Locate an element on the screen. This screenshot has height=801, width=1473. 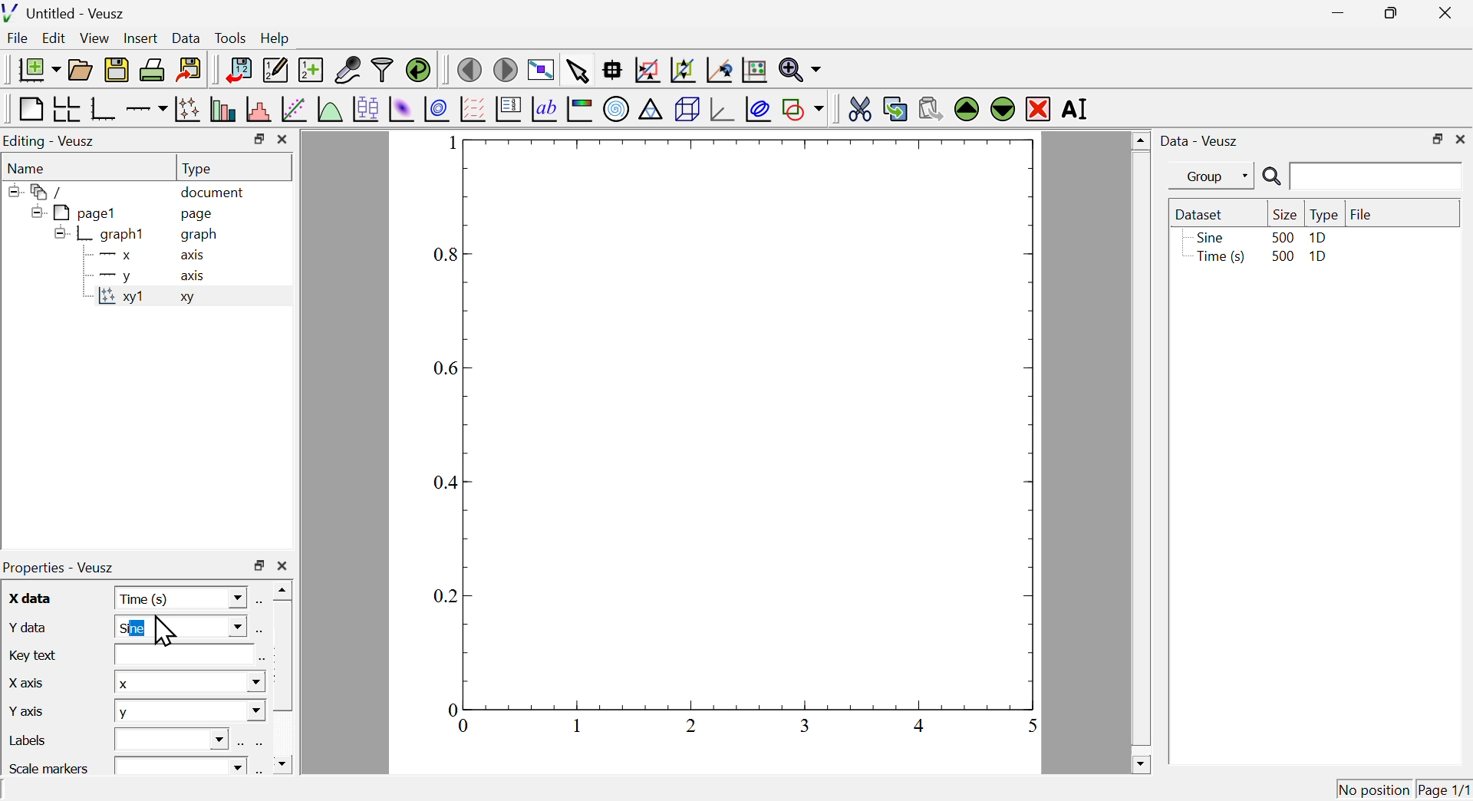
untitled - veusz is located at coordinates (66, 12).